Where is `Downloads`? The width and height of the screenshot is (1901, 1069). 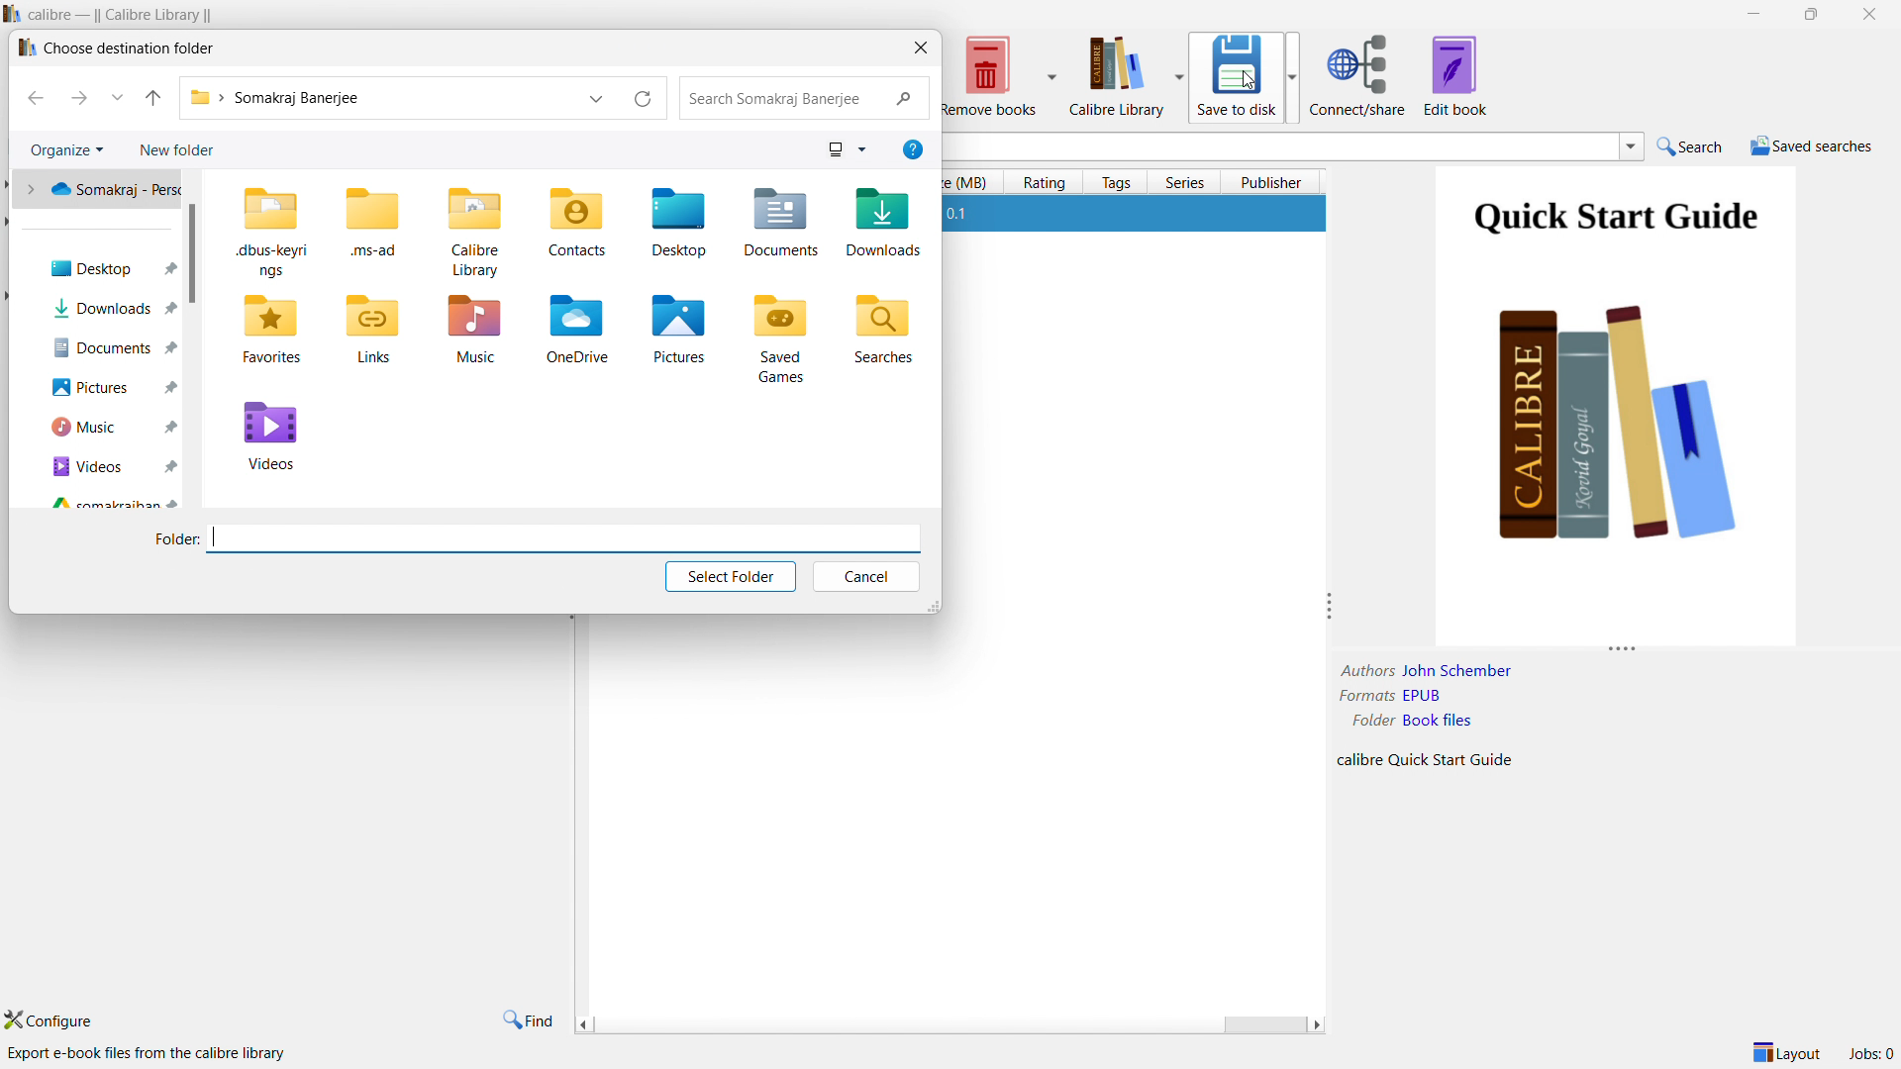 Downloads is located at coordinates (109, 307).